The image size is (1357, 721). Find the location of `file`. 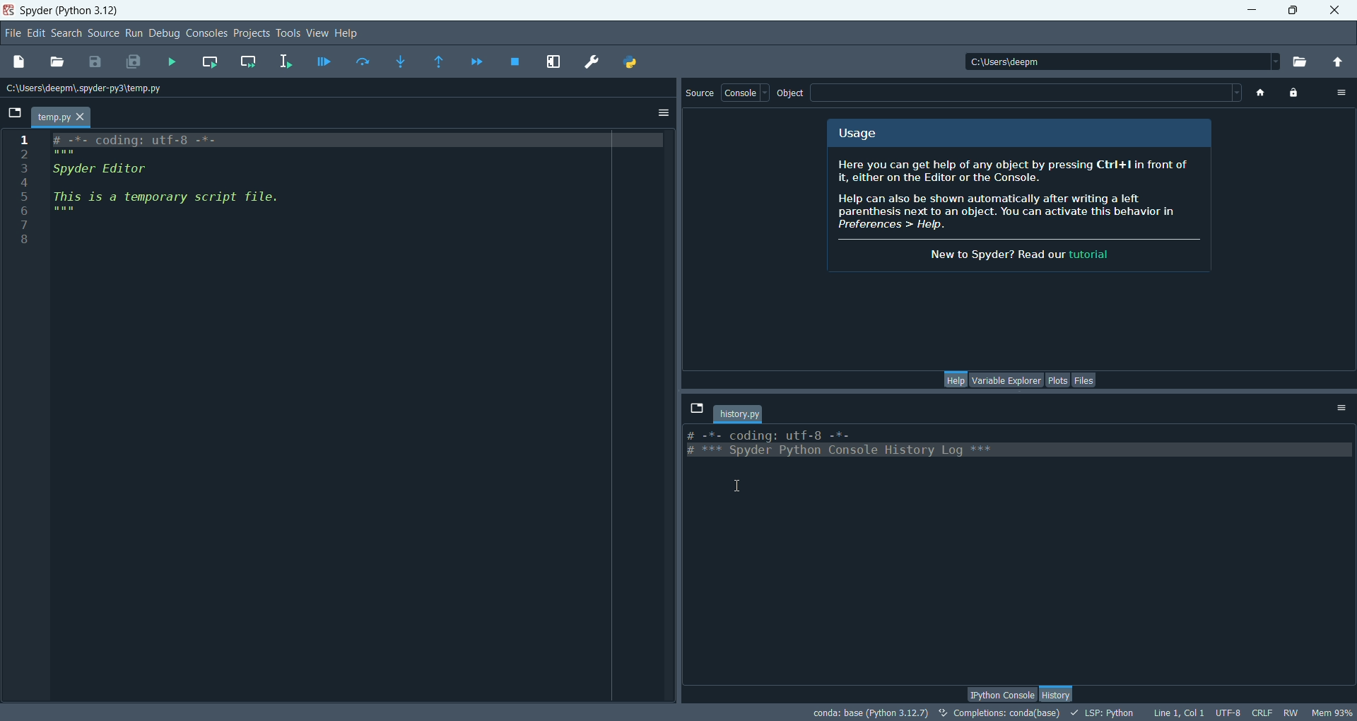

file is located at coordinates (13, 33).